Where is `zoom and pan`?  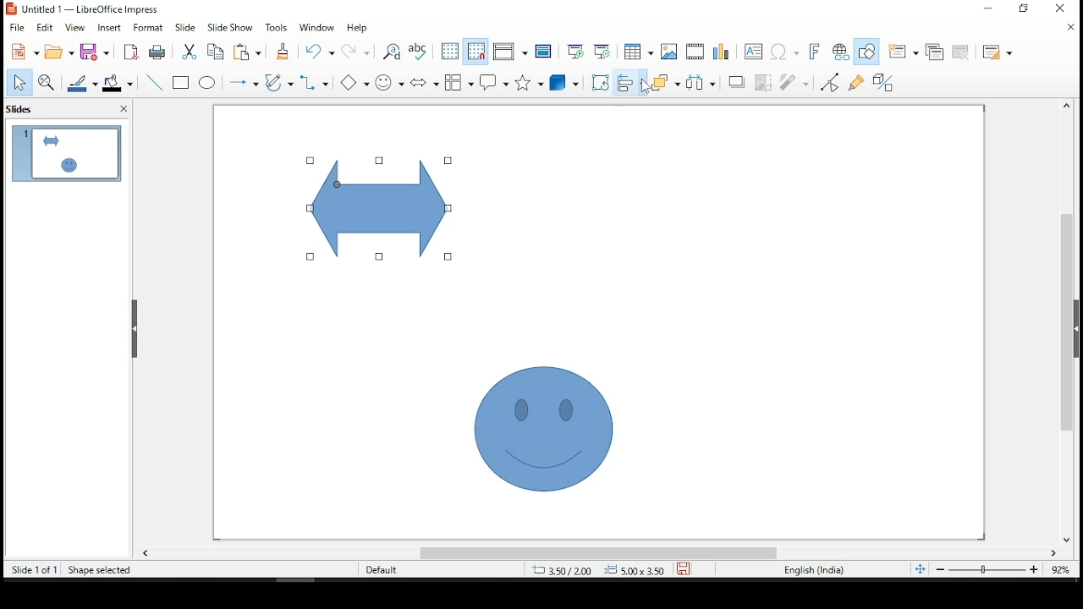 zoom and pan is located at coordinates (45, 80).